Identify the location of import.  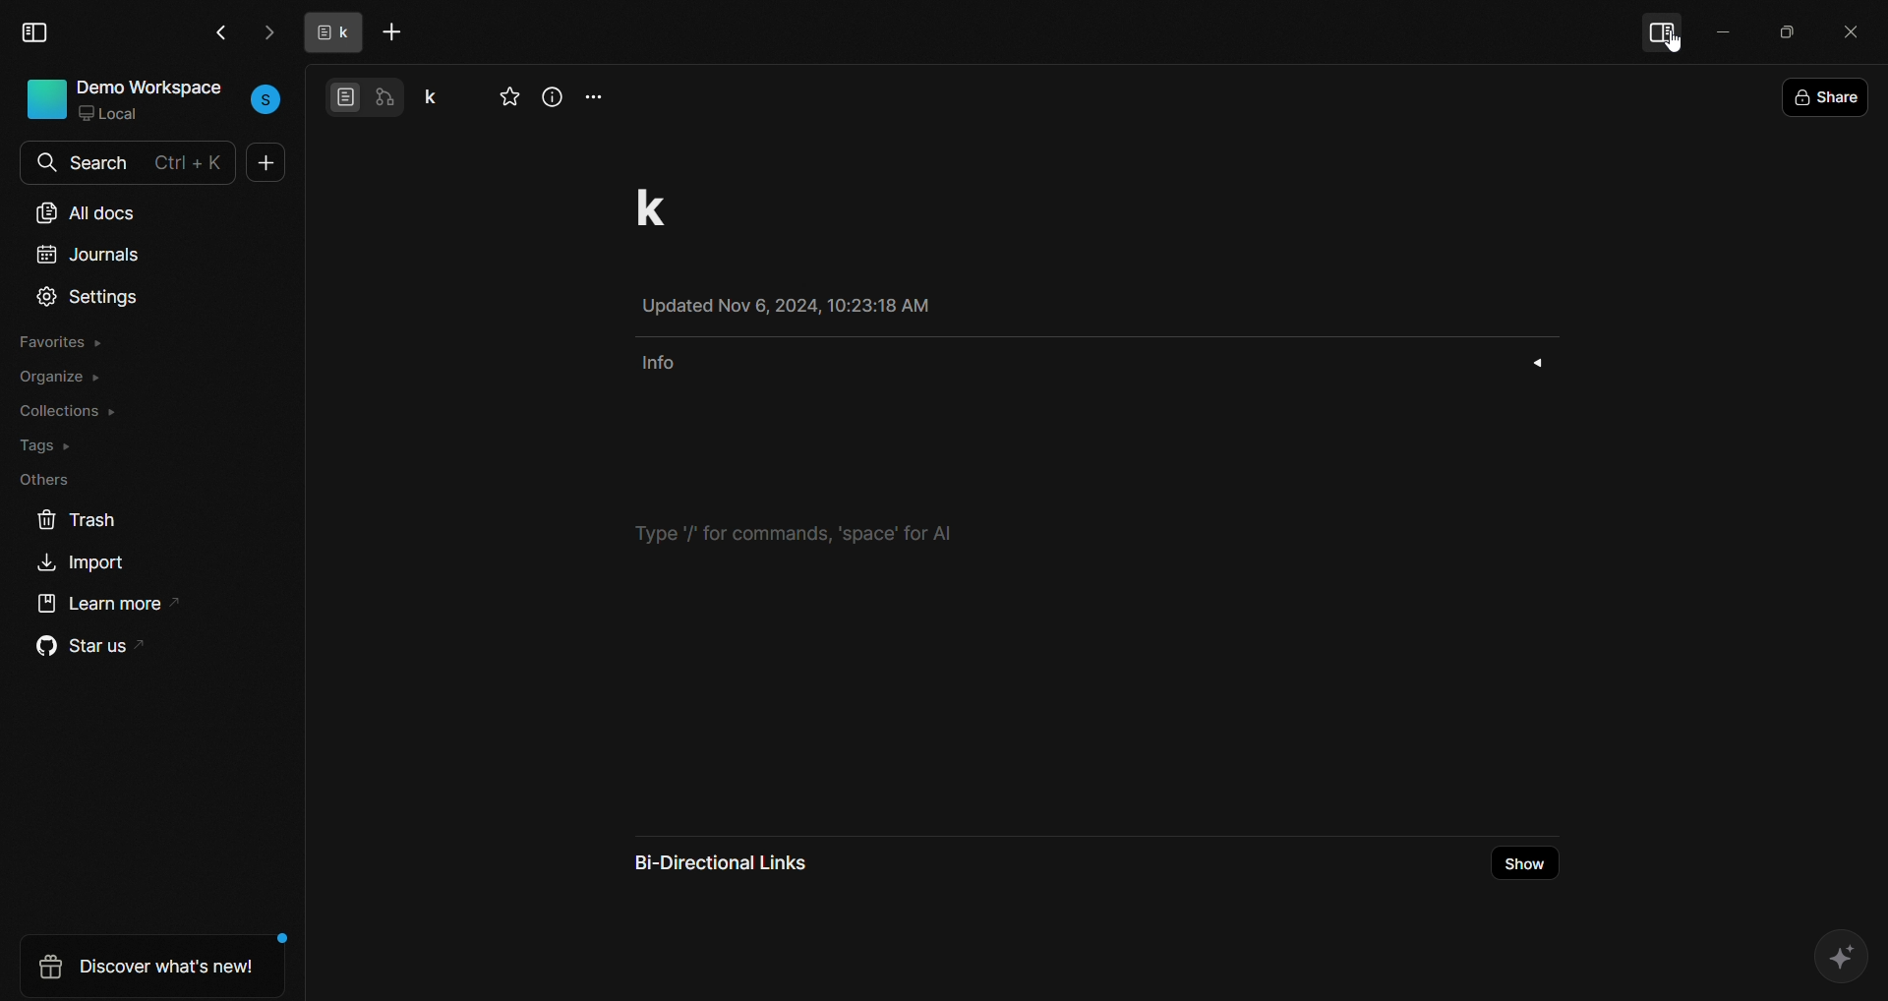
(87, 565).